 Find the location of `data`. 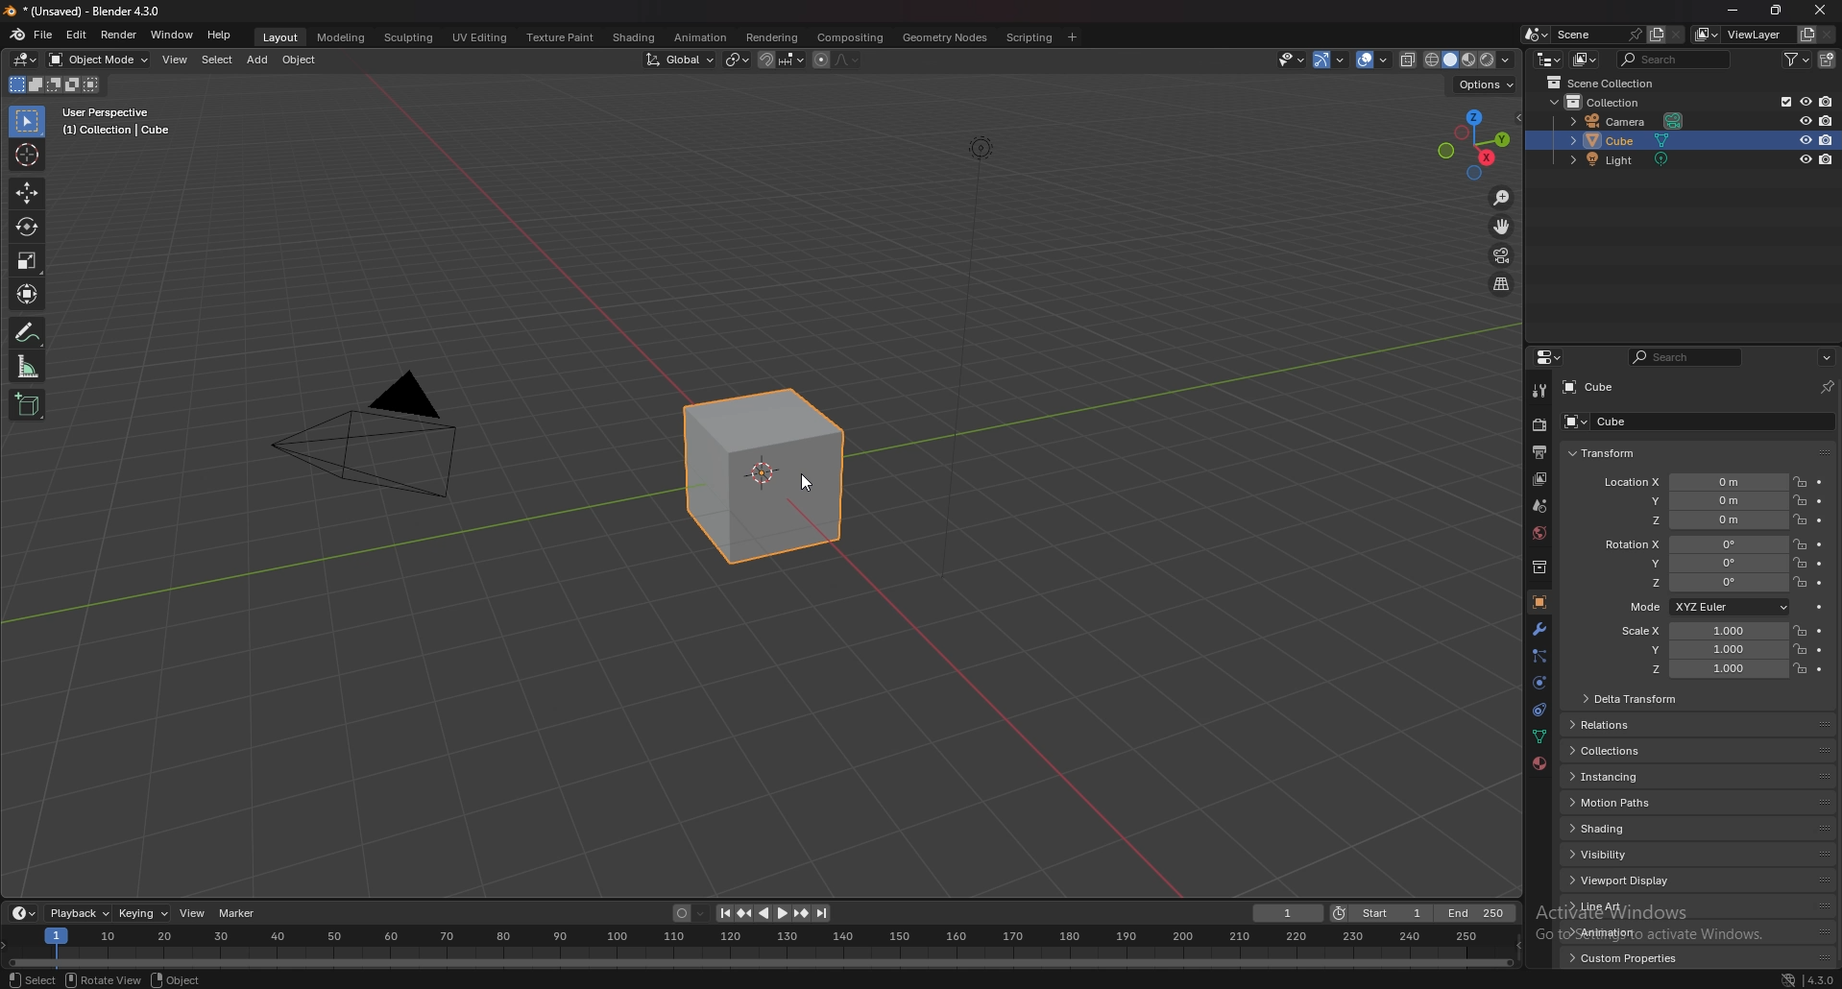

data is located at coordinates (1539, 736).